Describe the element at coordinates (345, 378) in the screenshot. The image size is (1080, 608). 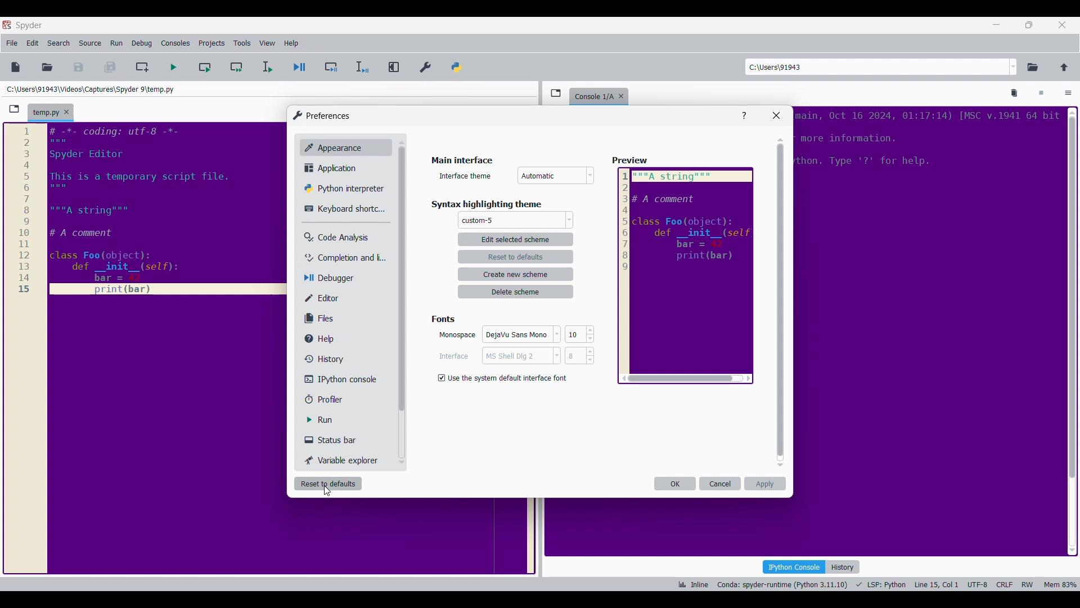
I see `IPython console` at that location.